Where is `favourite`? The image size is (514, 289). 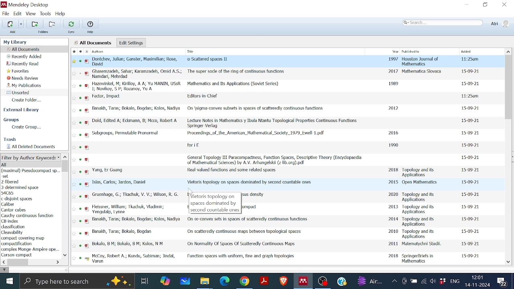
favourite is located at coordinates (74, 135).